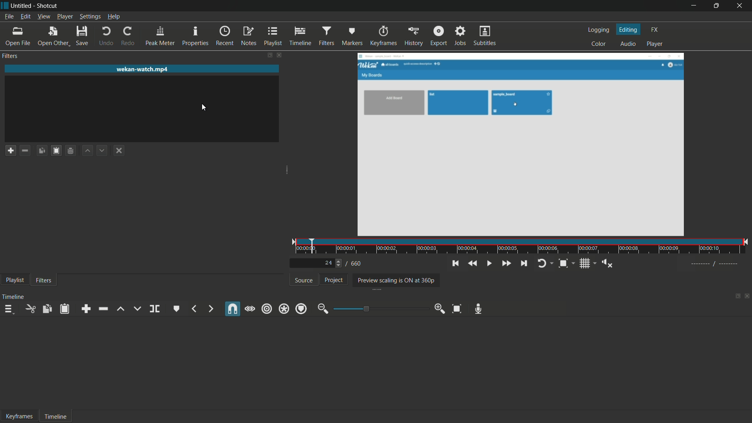 This screenshot has height=423, width=752. I want to click on copy checked filters, so click(40, 151).